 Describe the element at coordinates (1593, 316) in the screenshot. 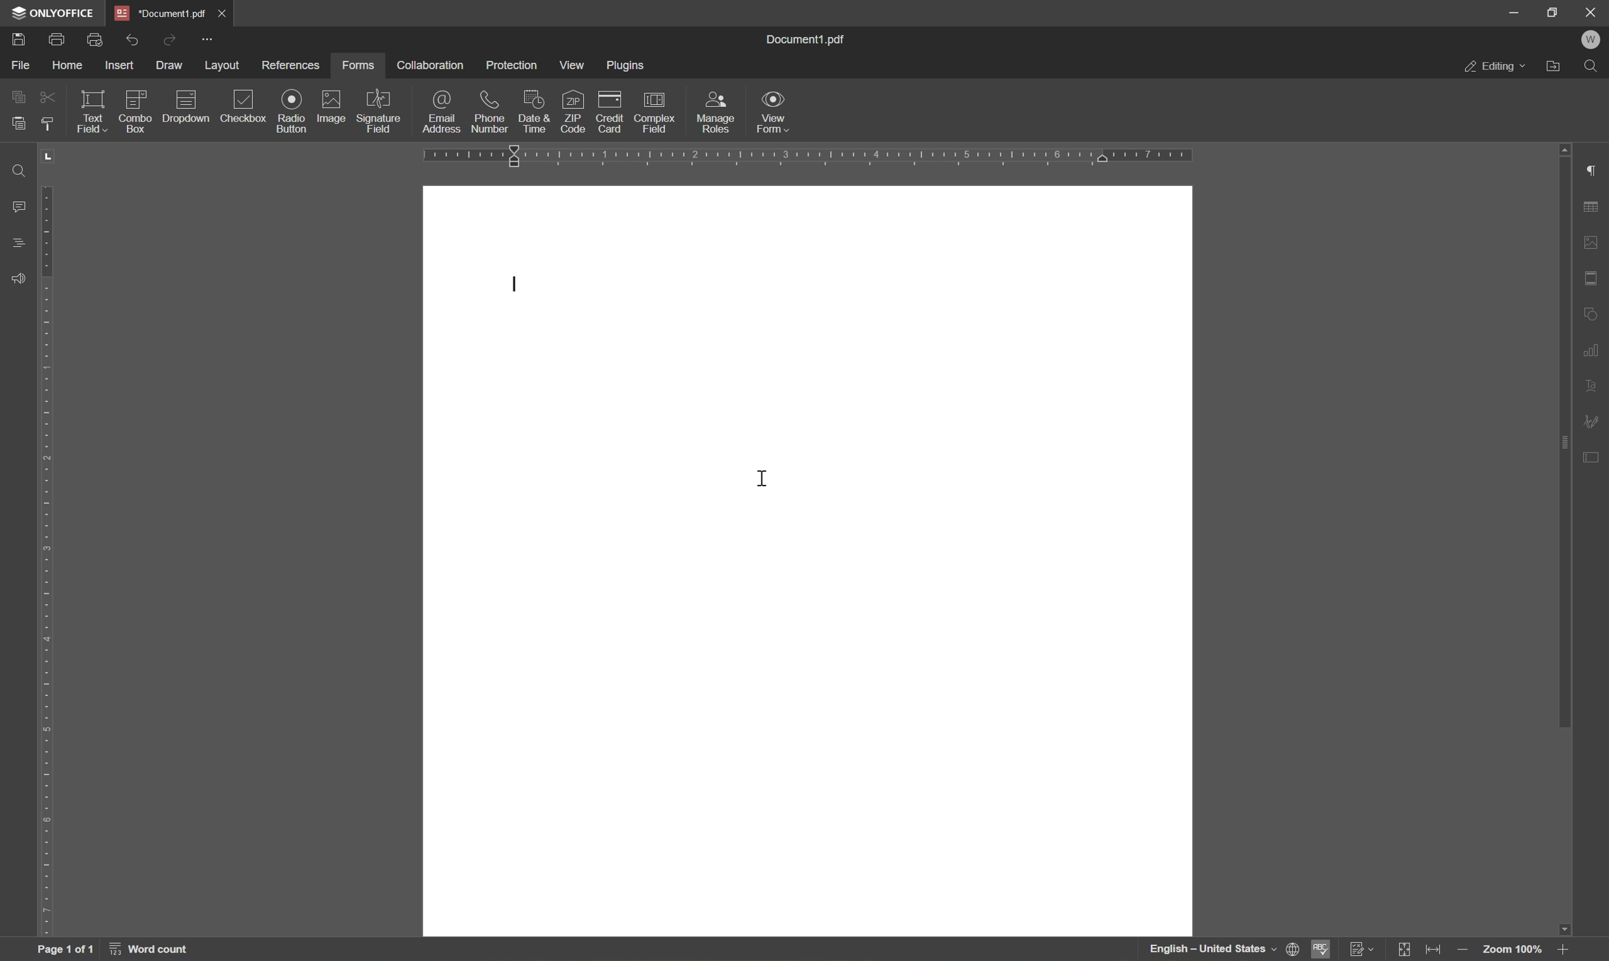

I see `shape settings` at that location.